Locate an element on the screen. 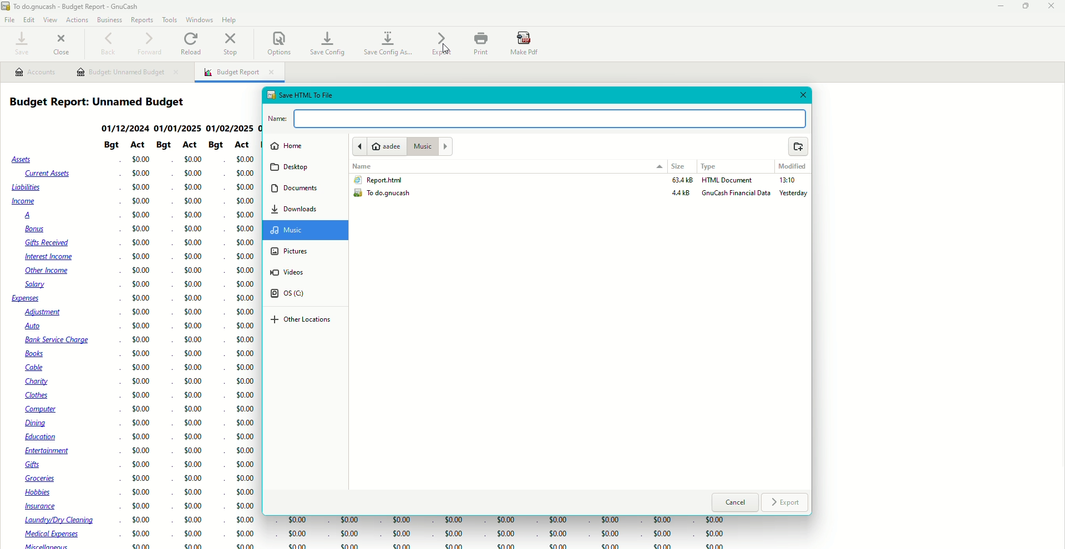 This screenshot has height=549, width=1065. Values is located at coordinates (189, 352).